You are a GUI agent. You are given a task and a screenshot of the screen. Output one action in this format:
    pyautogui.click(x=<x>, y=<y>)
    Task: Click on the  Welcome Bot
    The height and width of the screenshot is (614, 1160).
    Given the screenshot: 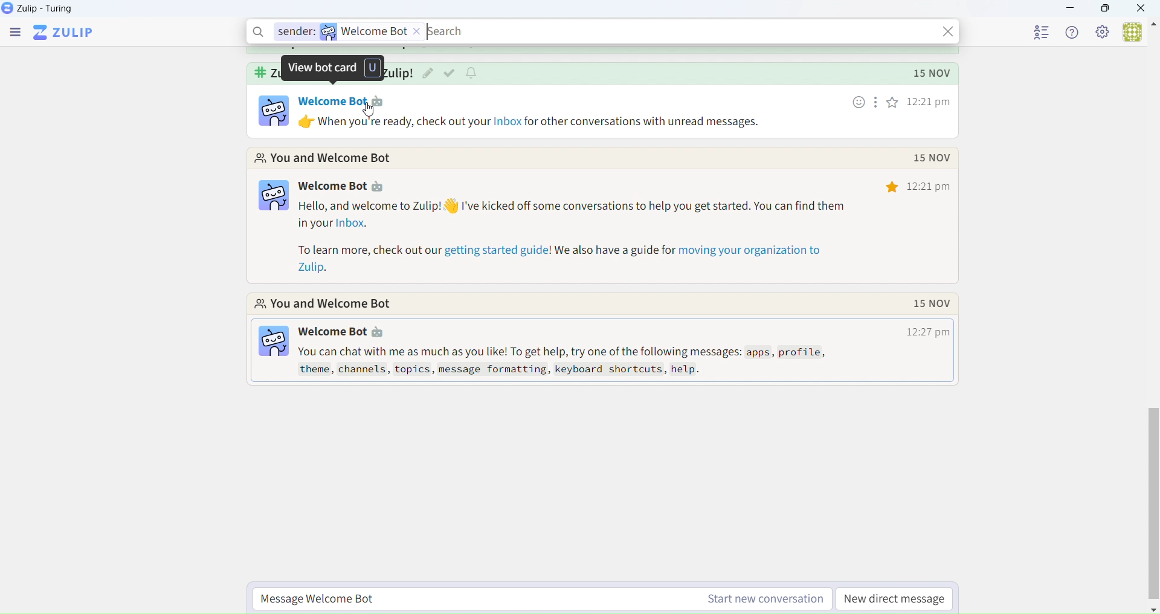 What is the action you would take?
    pyautogui.click(x=332, y=186)
    